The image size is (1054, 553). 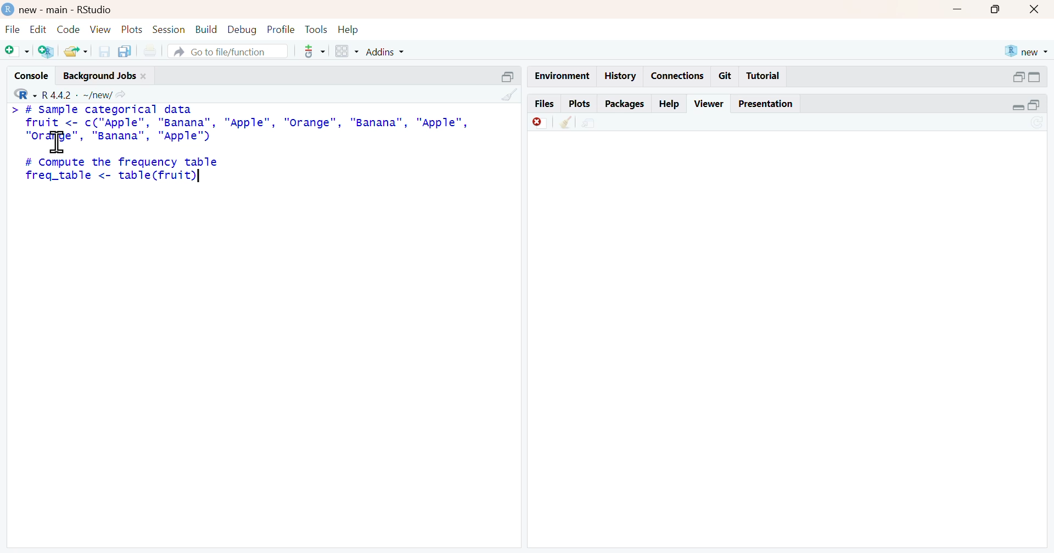 What do you see at coordinates (582, 104) in the screenshot?
I see `plots` at bounding box center [582, 104].